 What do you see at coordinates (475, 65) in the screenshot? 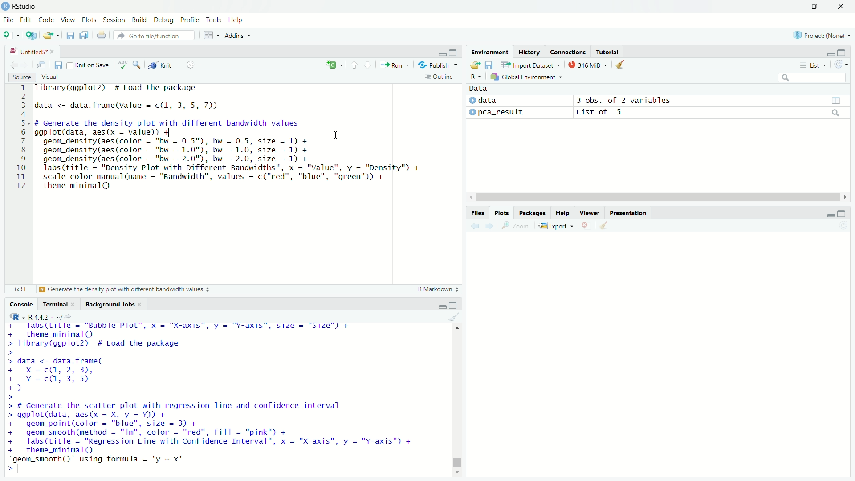
I see `Load workspace` at bounding box center [475, 65].